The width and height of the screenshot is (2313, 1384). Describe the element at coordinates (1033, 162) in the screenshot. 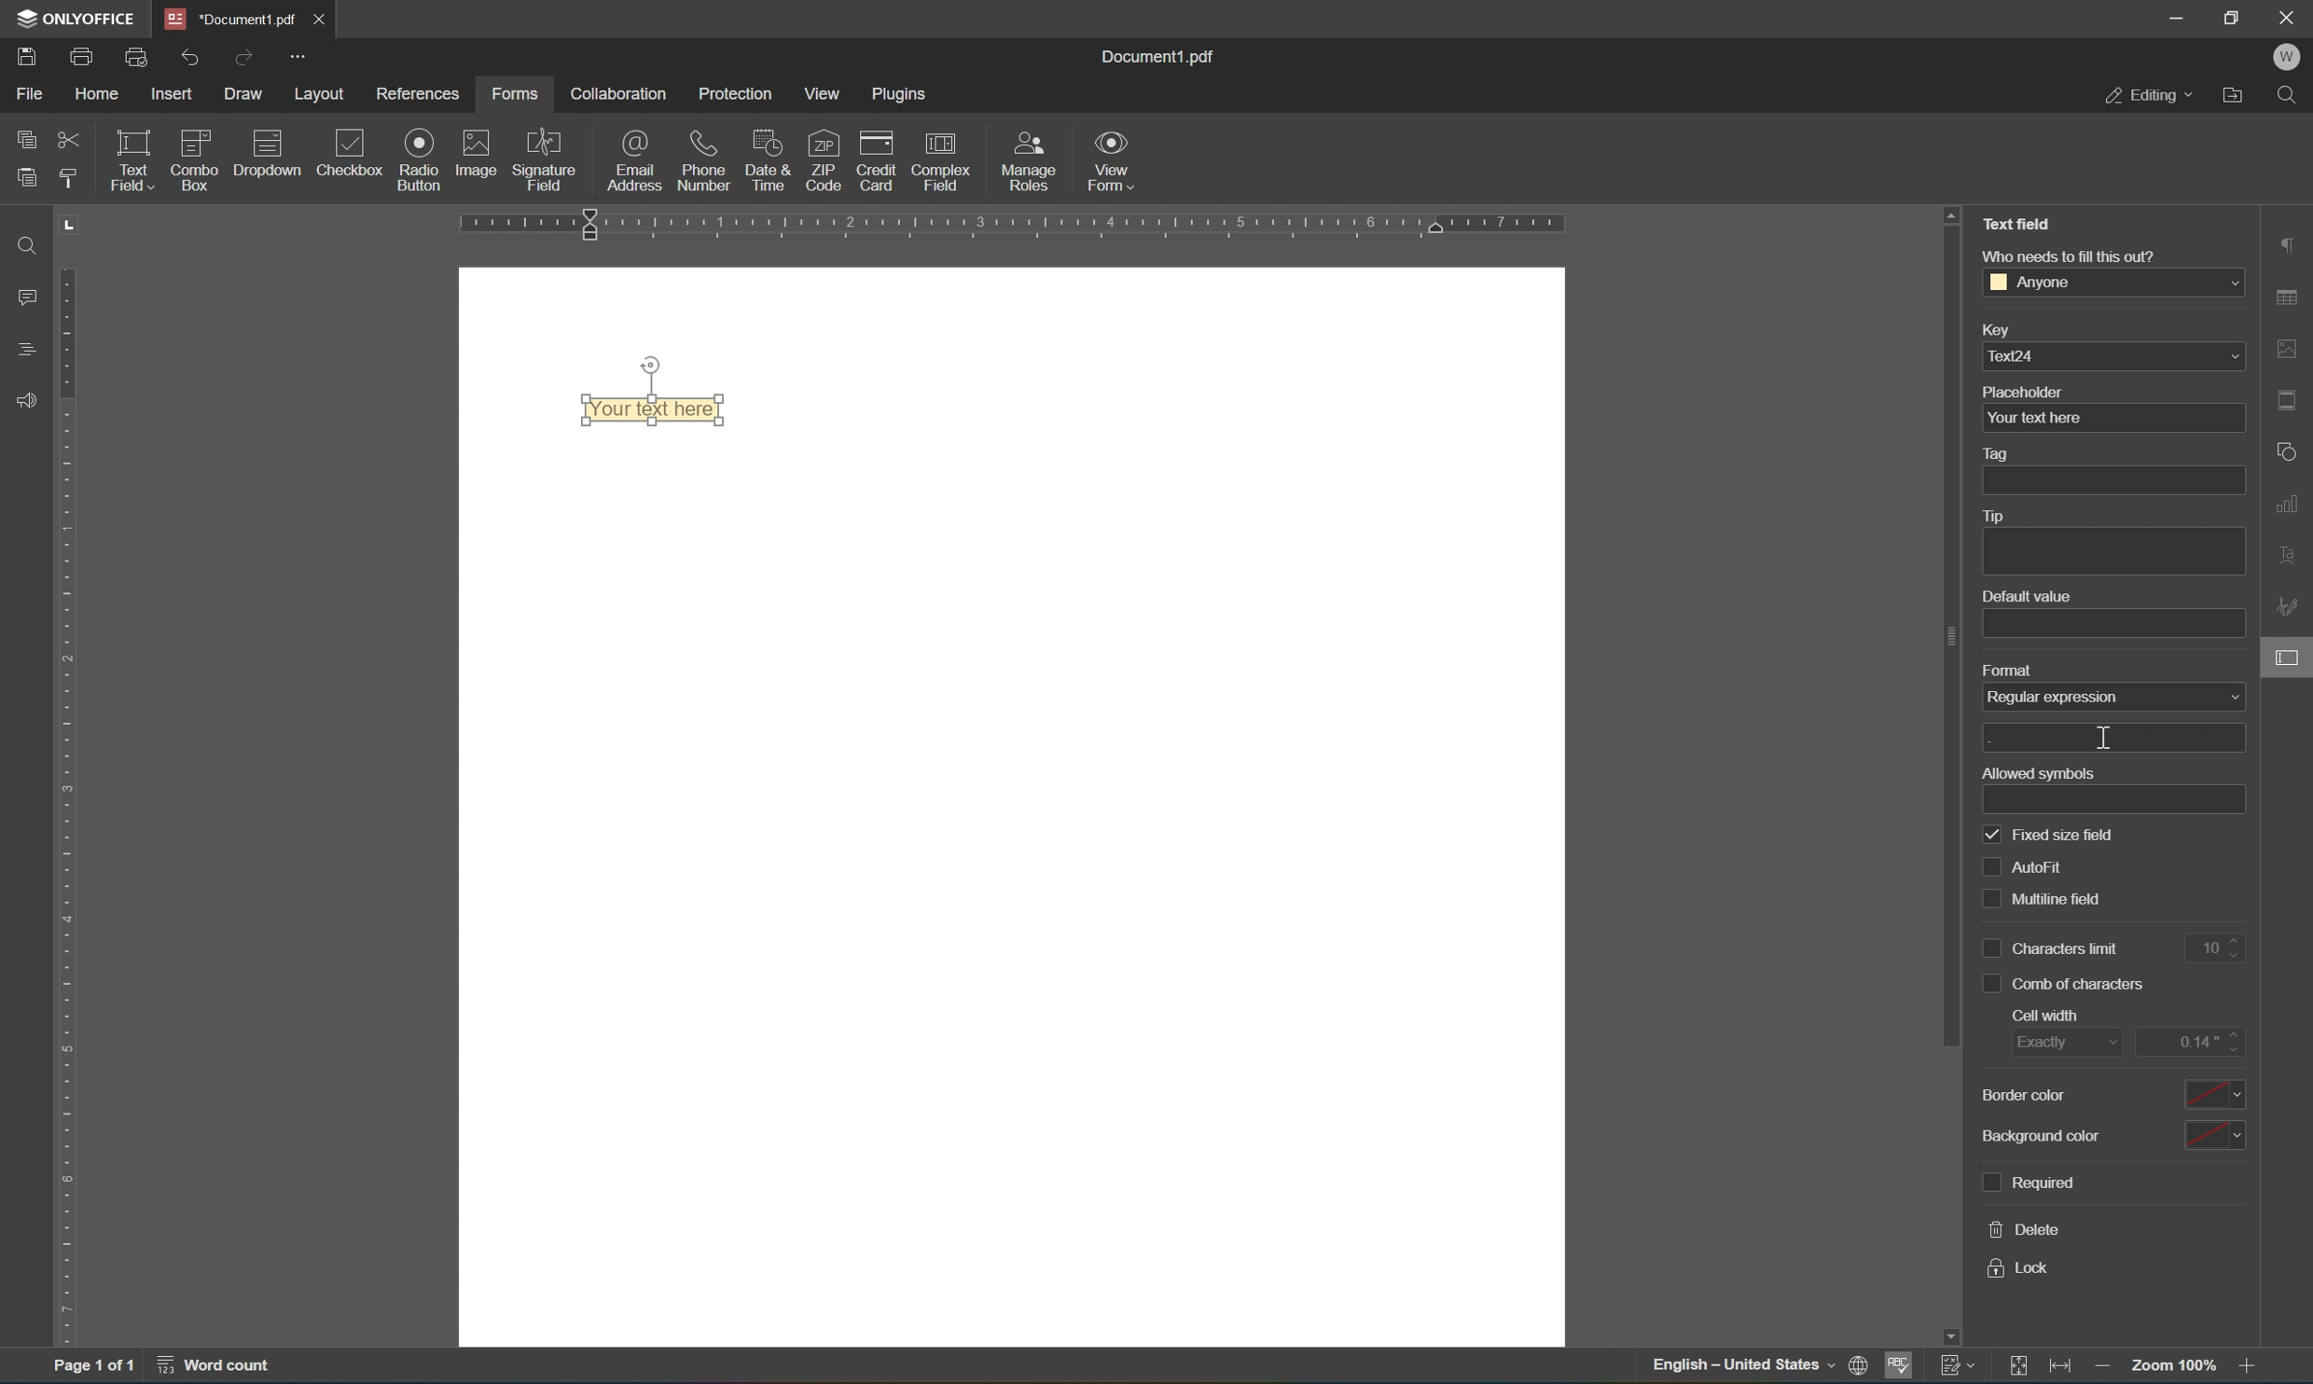

I see `manage roles` at that location.